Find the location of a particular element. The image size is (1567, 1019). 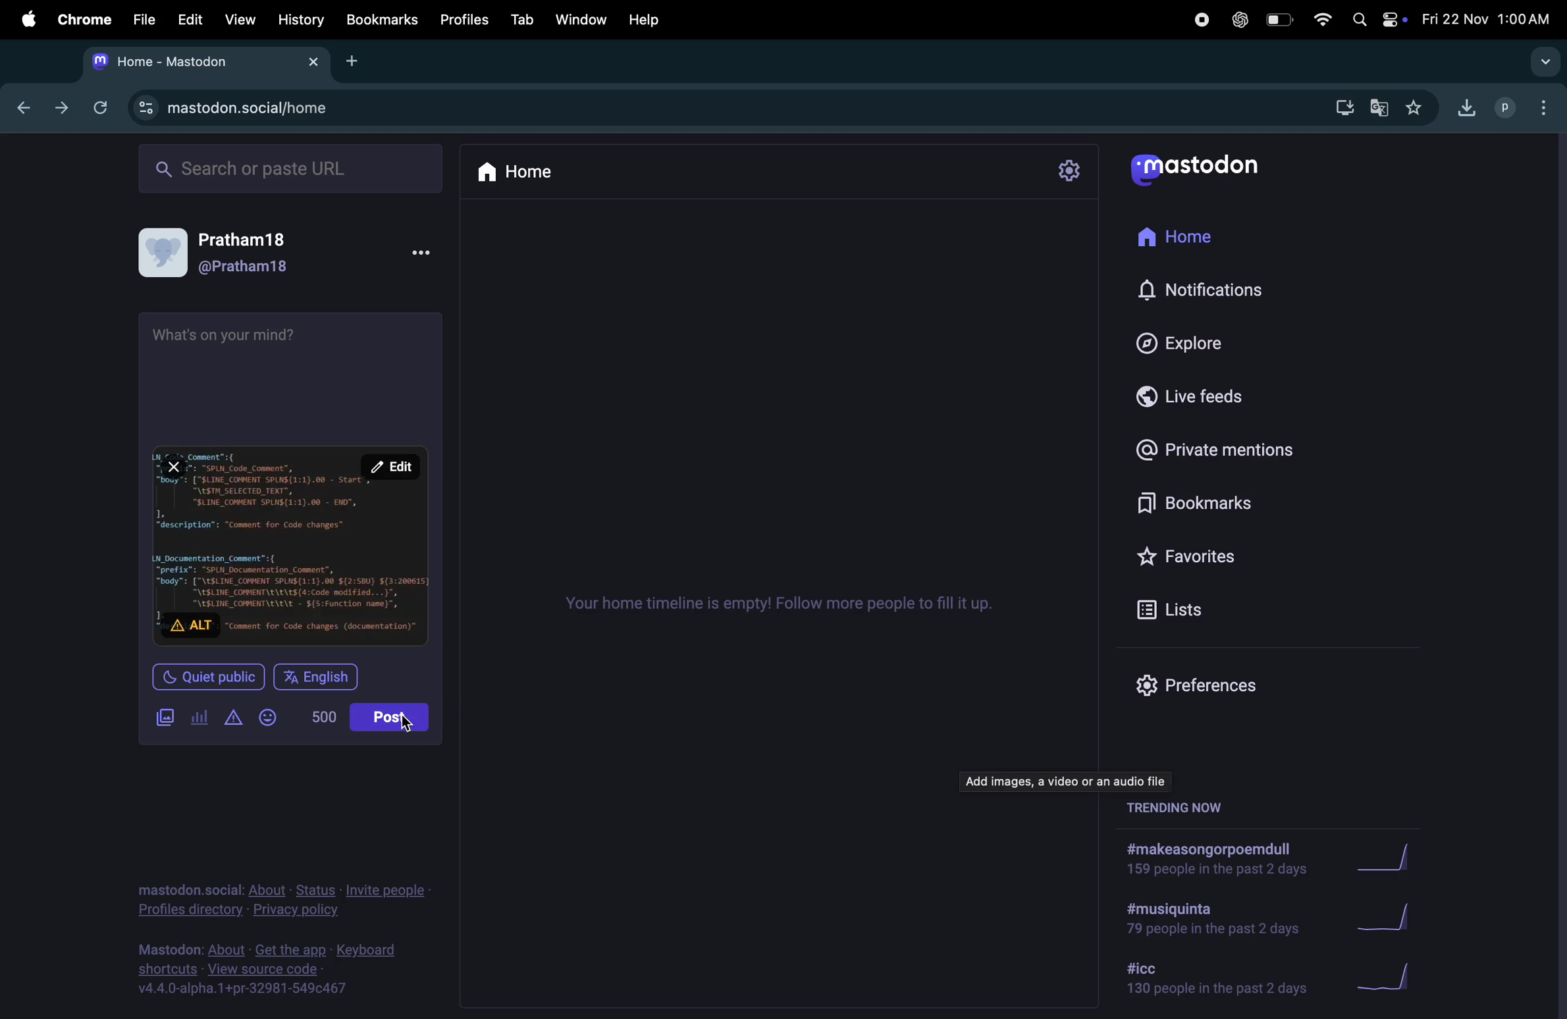

downloads is located at coordinates (1342, 109).